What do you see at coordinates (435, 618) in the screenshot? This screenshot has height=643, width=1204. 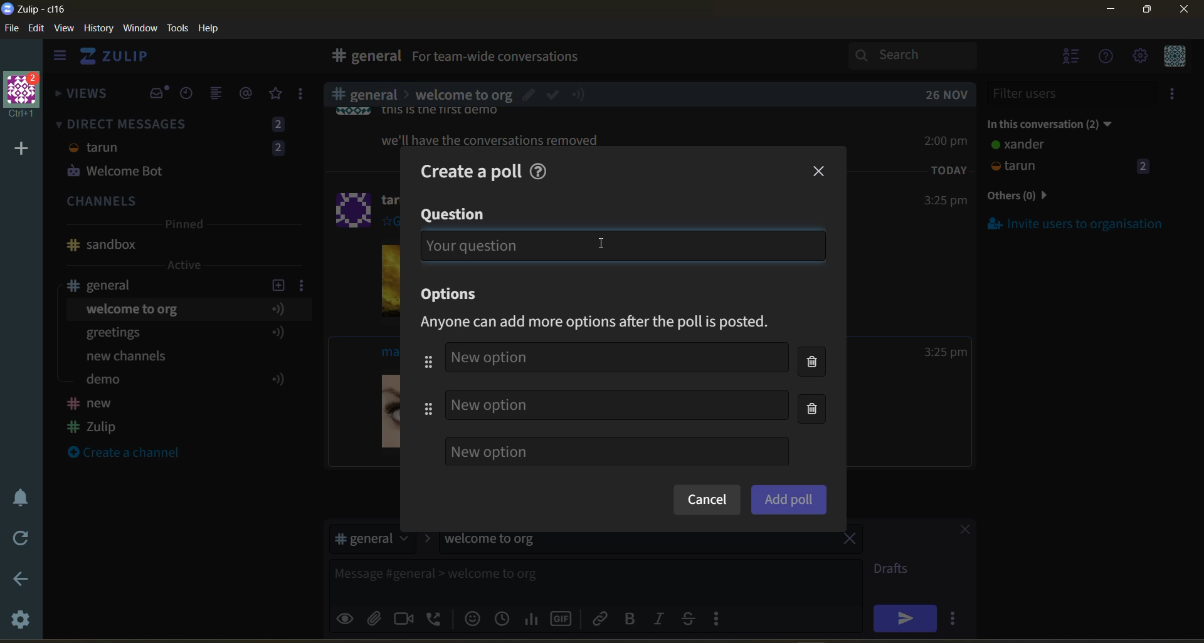 I see `add voice call` at bounding box center [435, 618].